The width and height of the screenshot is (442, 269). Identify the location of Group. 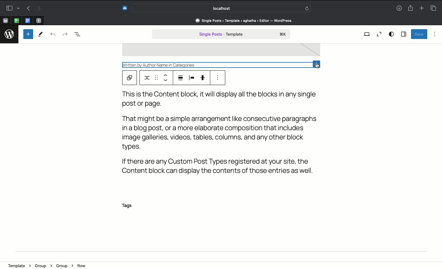
(42, 265).